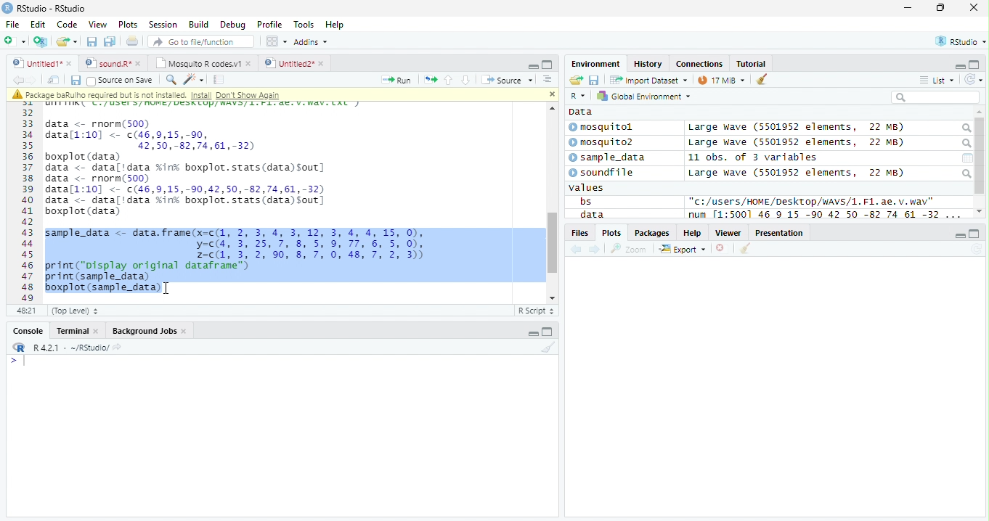 This screenshot has height=521, width=989. Describe the element at coordinates (937, 80) in the screenshot. I see `List` at that location.